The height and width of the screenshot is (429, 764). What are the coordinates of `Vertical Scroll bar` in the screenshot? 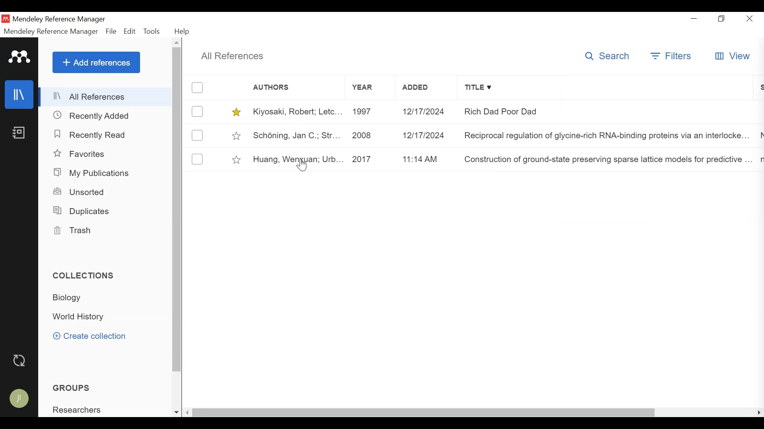 It's located at (177, 210).